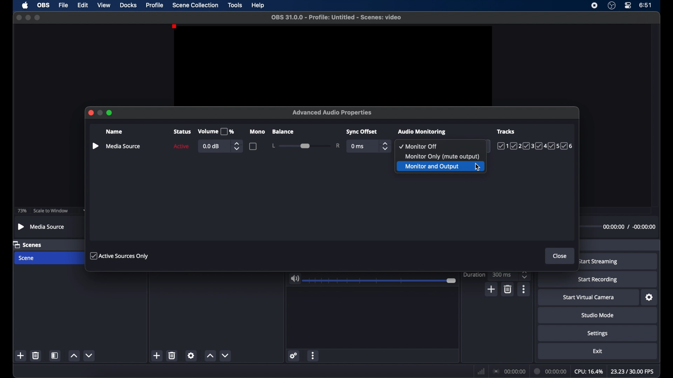  I want to click on media source, so click(41, 226).